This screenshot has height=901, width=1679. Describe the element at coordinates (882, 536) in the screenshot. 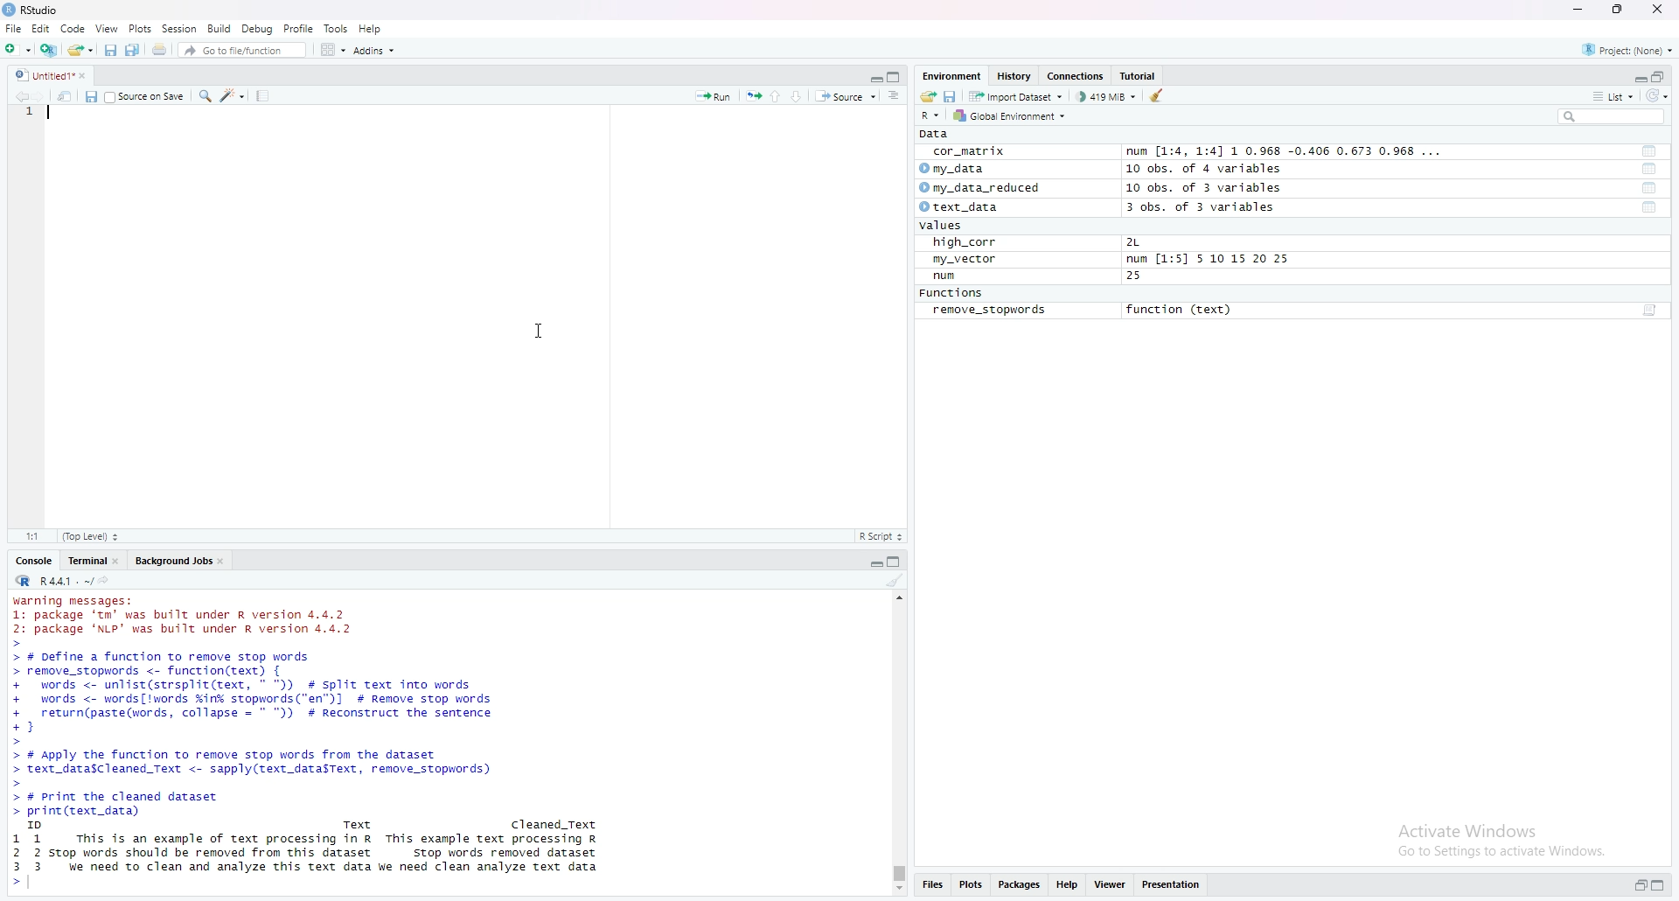

I see `R Script` at that location.